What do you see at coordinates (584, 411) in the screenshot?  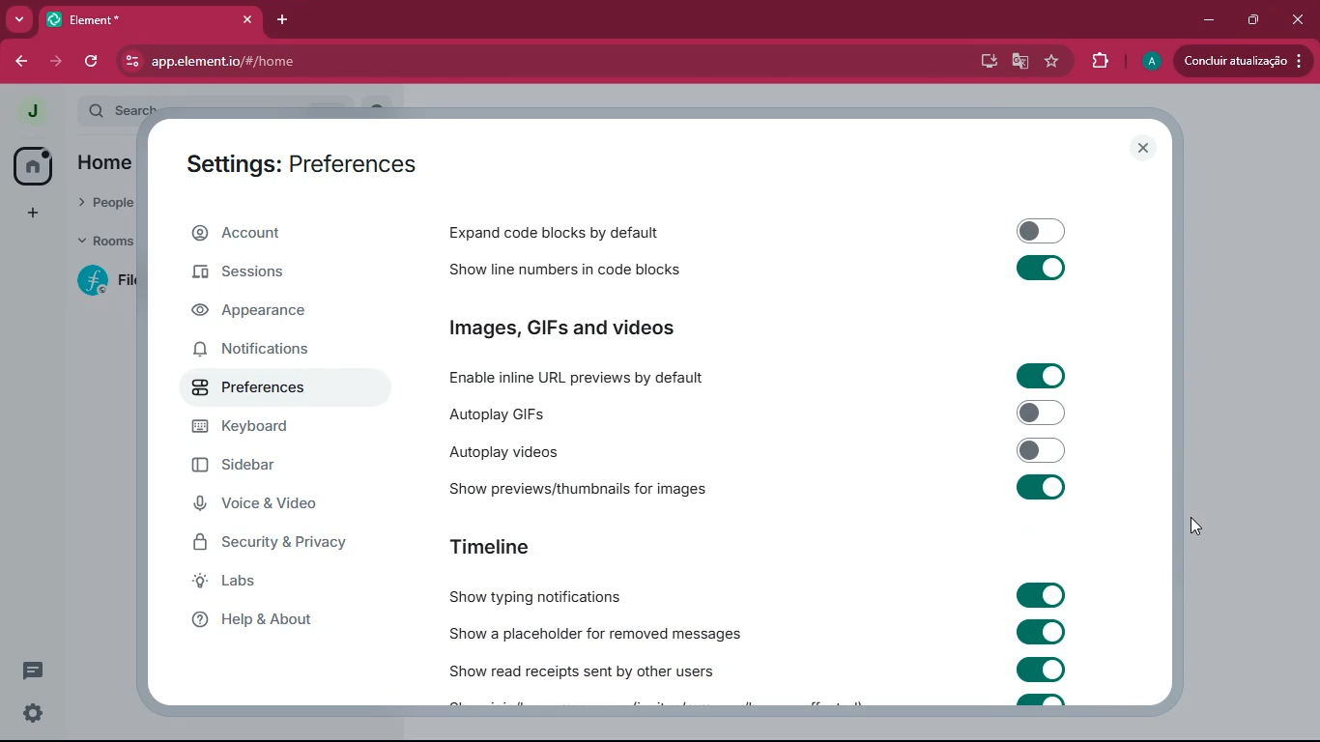 I see `autoplay GIFs` at bounding box center [584, 411].